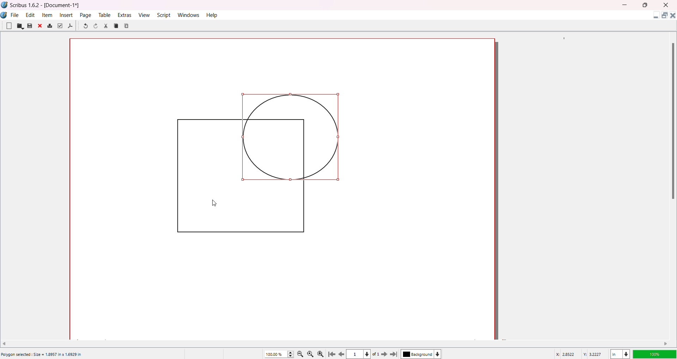 The width and height of the screenshot is (677, 359). I want to click on Extras, so click(125, 15).